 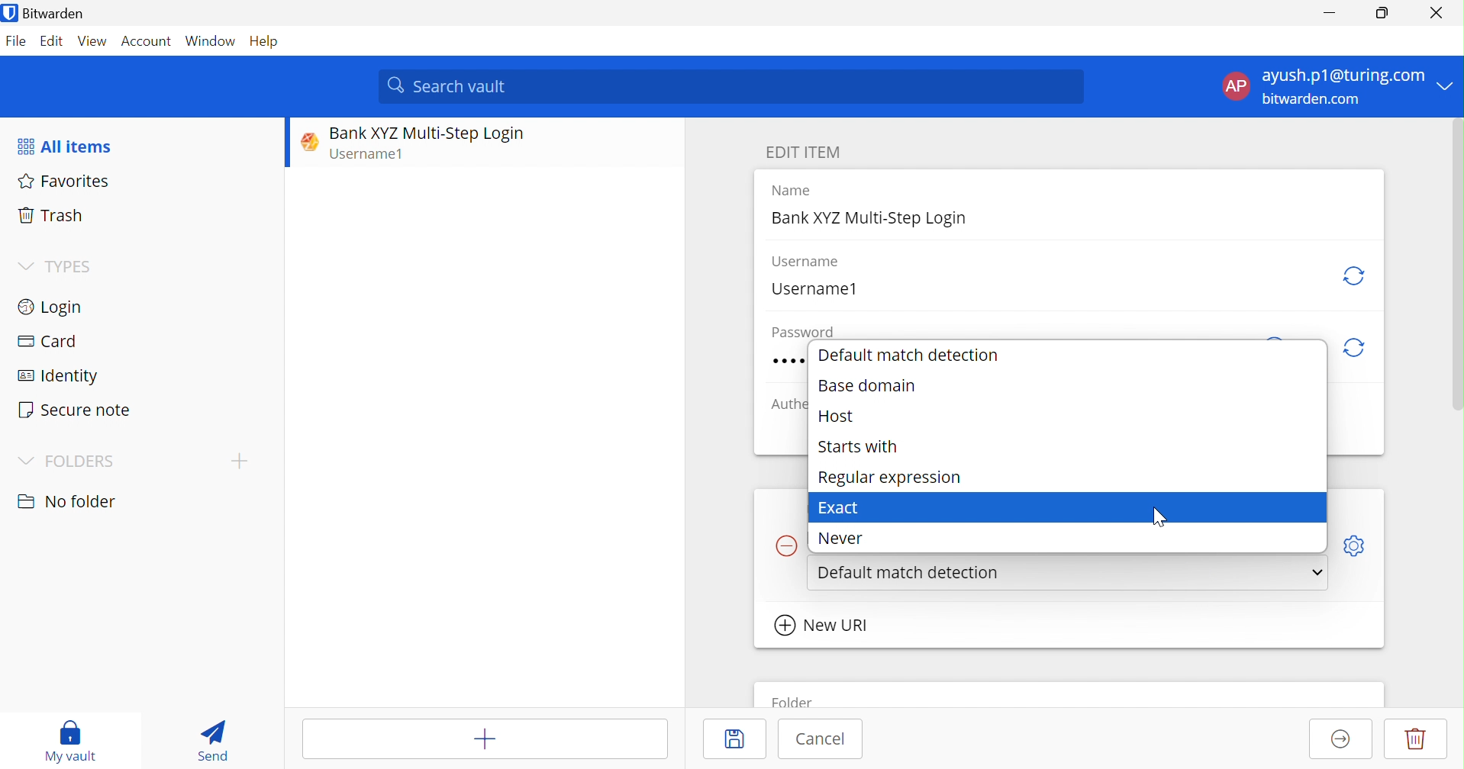 What do you see at coordinates (795, 700) in the screenshot?
I see `Folder` at bounding box center [795, 700].